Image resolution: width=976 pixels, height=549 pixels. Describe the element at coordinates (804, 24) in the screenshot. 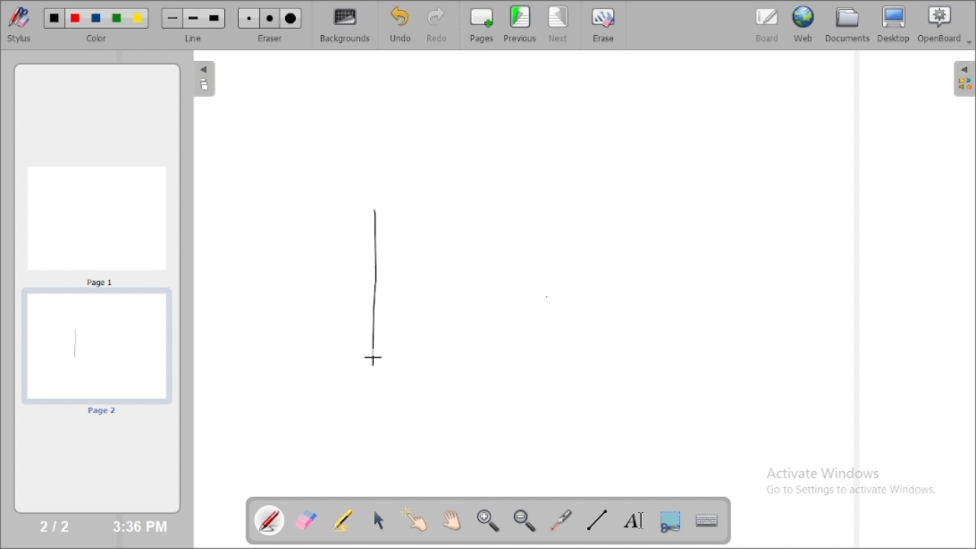

I see `web` at that location.